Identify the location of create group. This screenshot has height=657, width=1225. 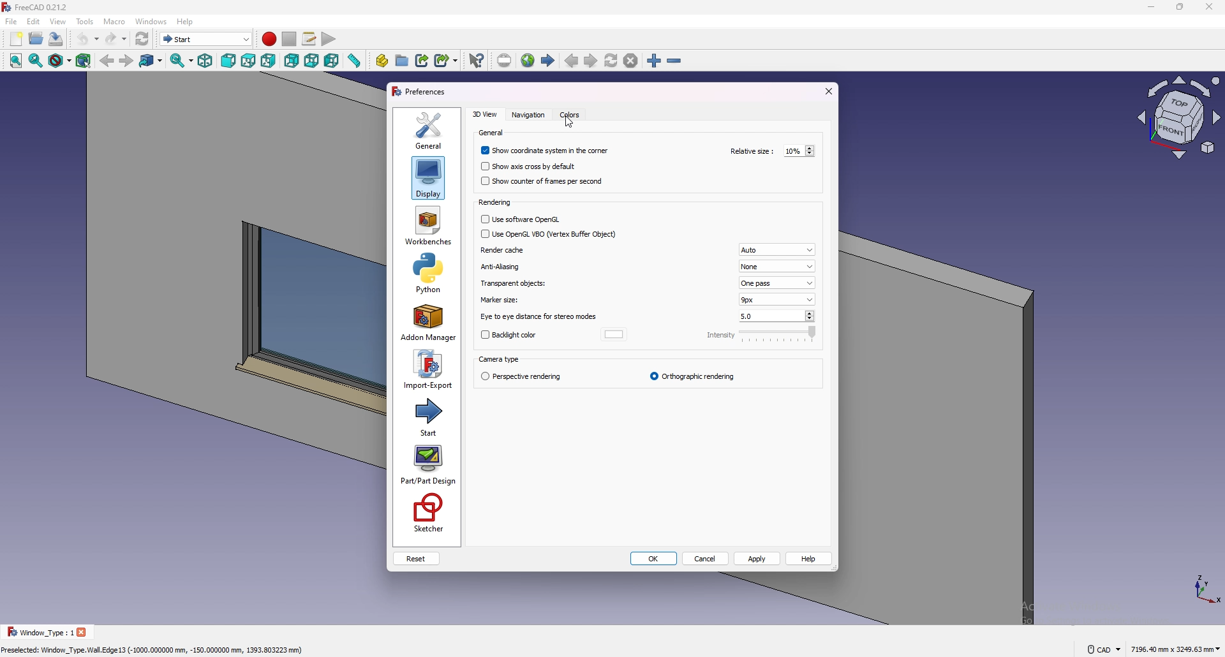
(403, 60).